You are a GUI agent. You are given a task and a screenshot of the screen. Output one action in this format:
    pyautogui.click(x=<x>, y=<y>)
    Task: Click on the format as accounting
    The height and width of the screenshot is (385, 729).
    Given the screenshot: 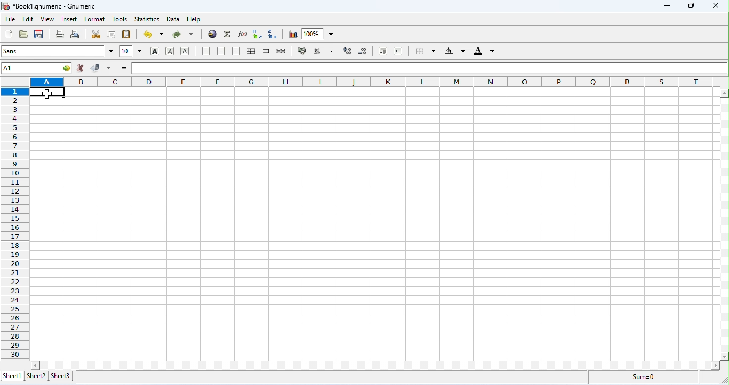 What is the action you would take?
    pyautogui.click(x=303, y=51)
    